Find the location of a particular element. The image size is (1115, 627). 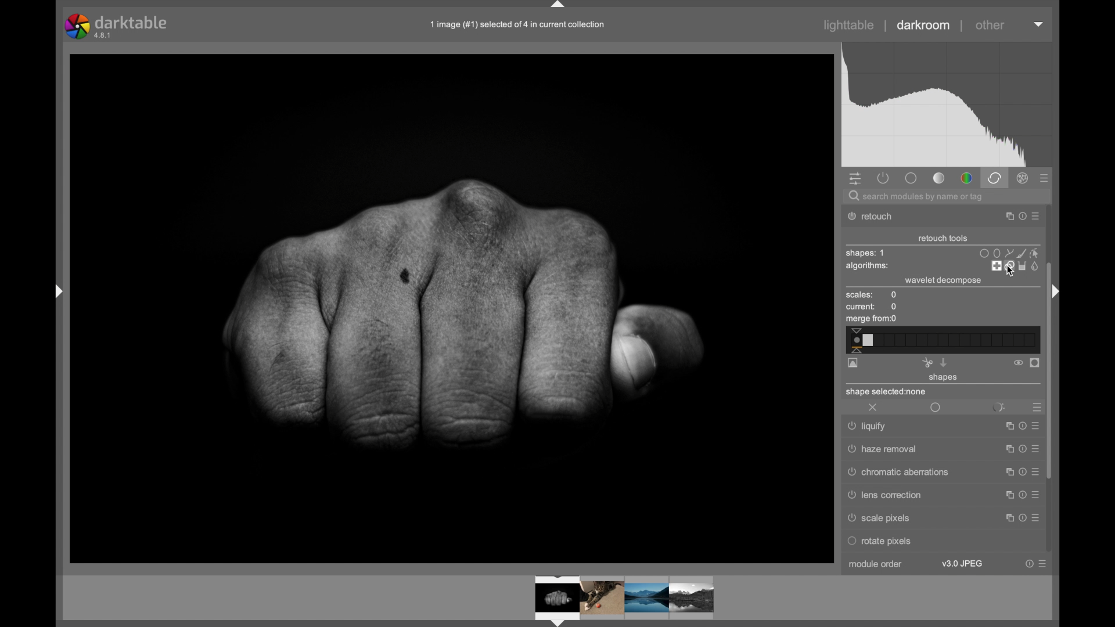

wavelet decompose is located at coordinates (942, 280).